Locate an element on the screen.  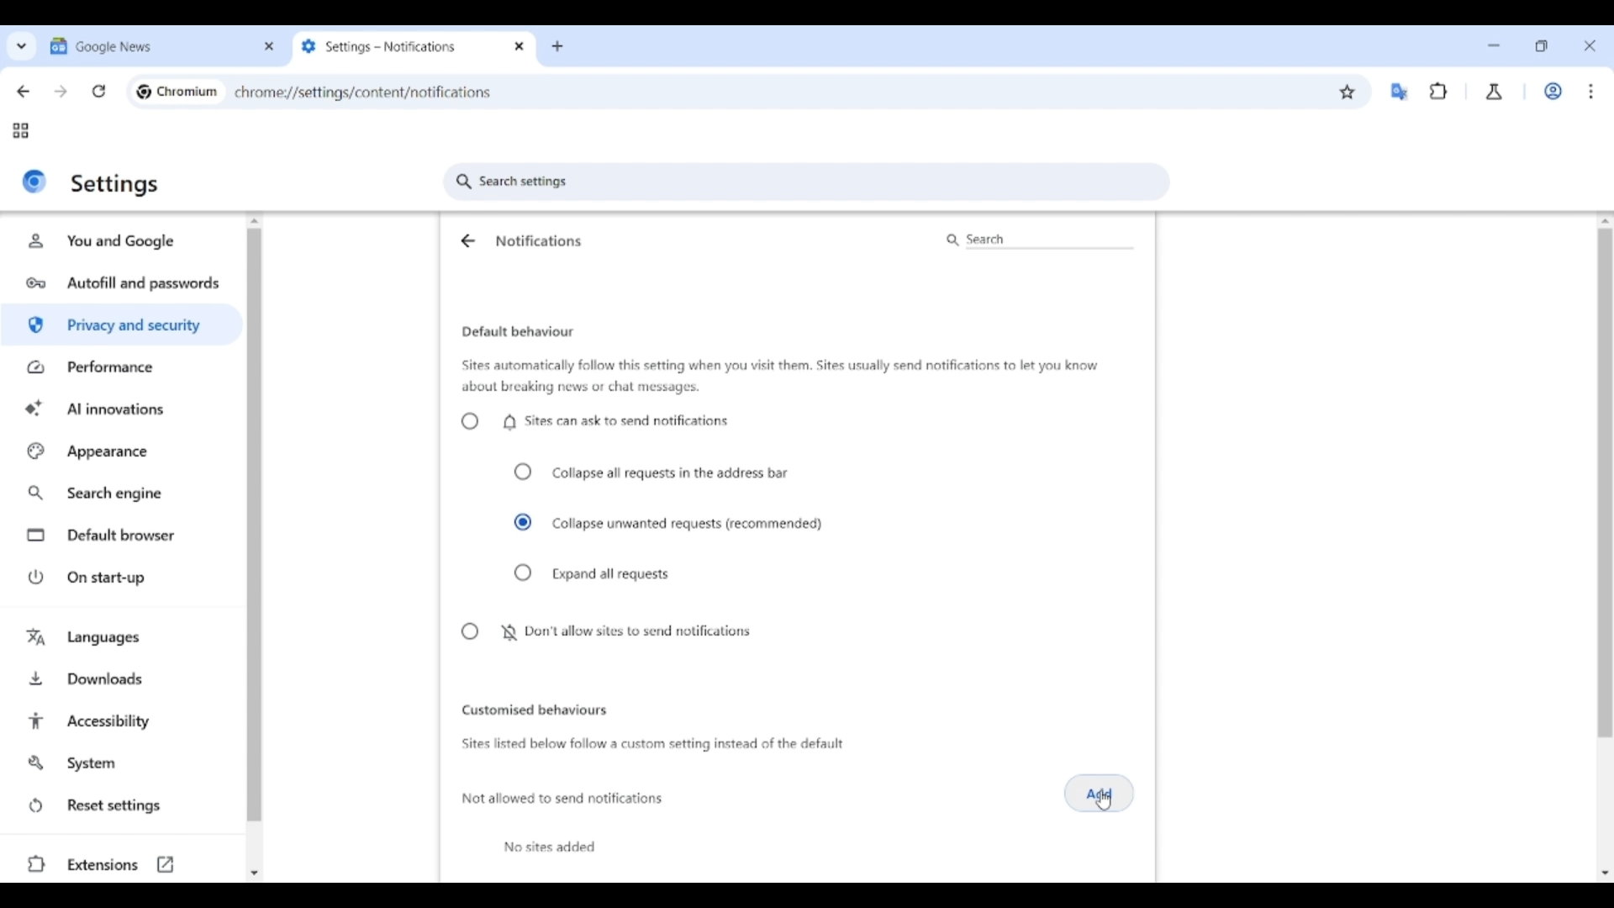
Customized behaviors is located at coordinates (535, 710).